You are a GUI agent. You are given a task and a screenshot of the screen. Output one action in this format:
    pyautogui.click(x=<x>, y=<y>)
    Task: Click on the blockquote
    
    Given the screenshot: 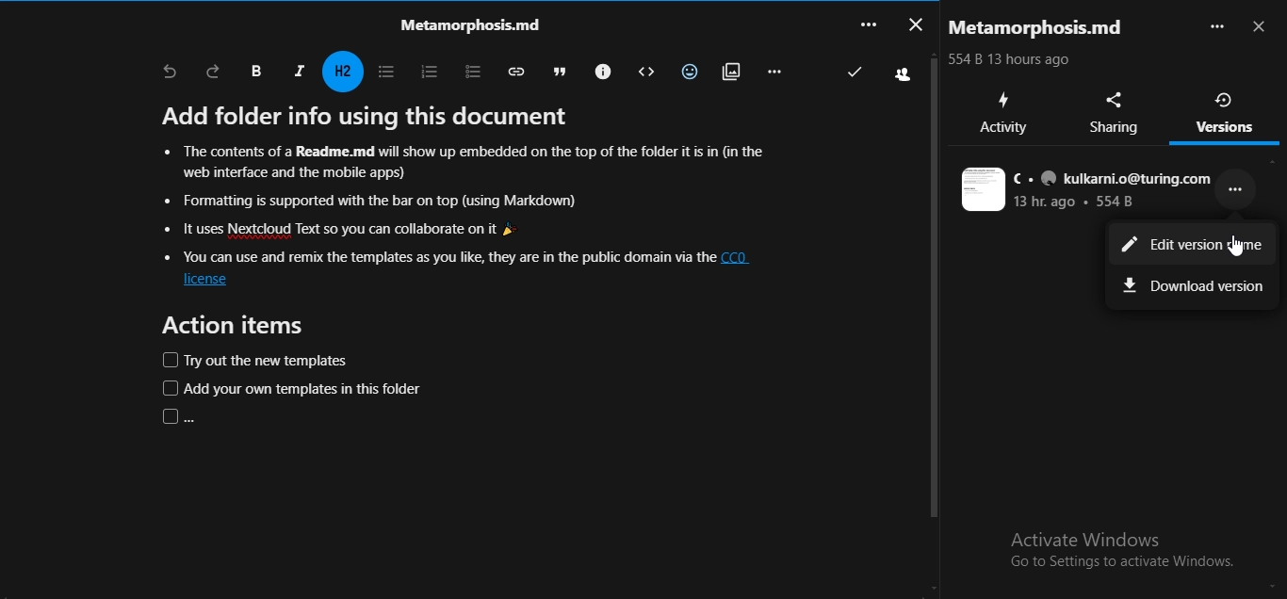 What is the action you would take?
    pyautogui.click(x=555, y=70)
    